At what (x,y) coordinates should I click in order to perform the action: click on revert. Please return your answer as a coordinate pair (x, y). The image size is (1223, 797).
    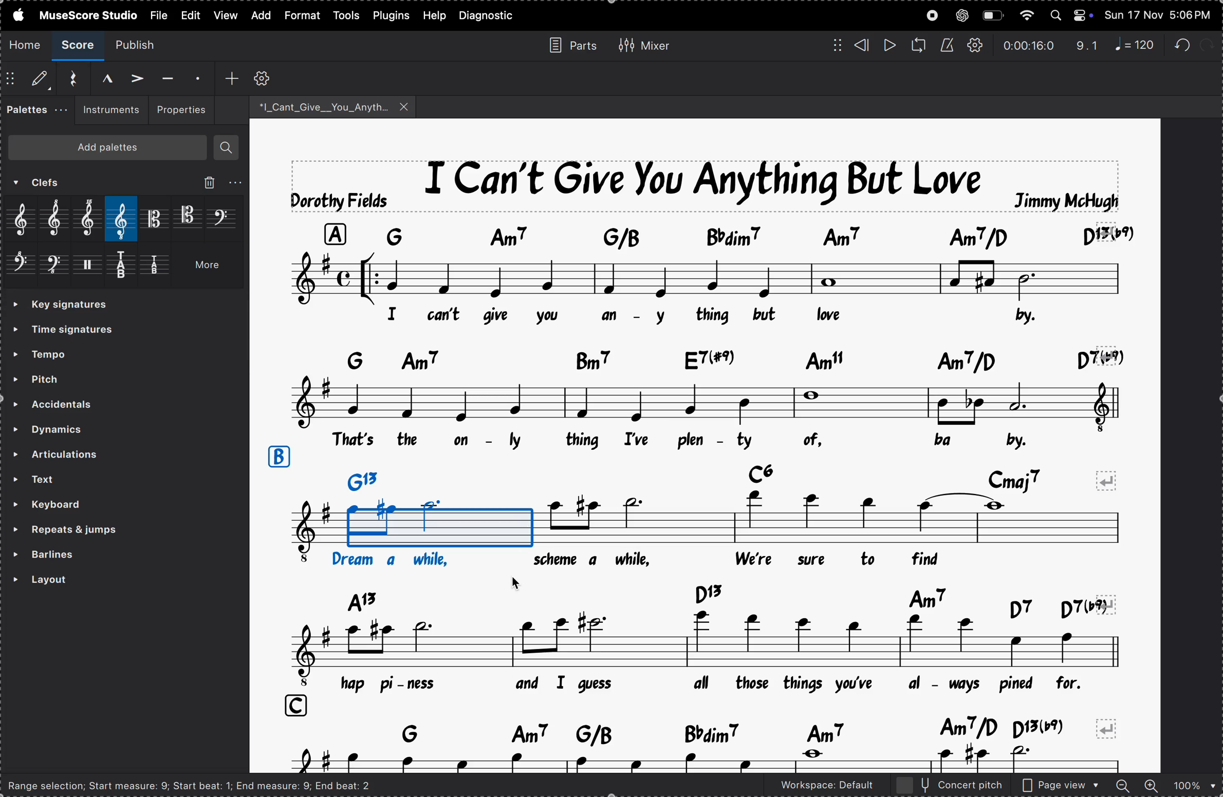
    Looking at the image, I should click on (1109, 725).